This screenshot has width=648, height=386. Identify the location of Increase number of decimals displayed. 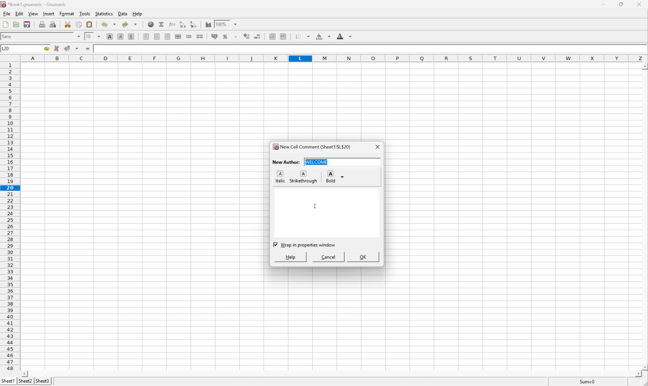
(247, 36).